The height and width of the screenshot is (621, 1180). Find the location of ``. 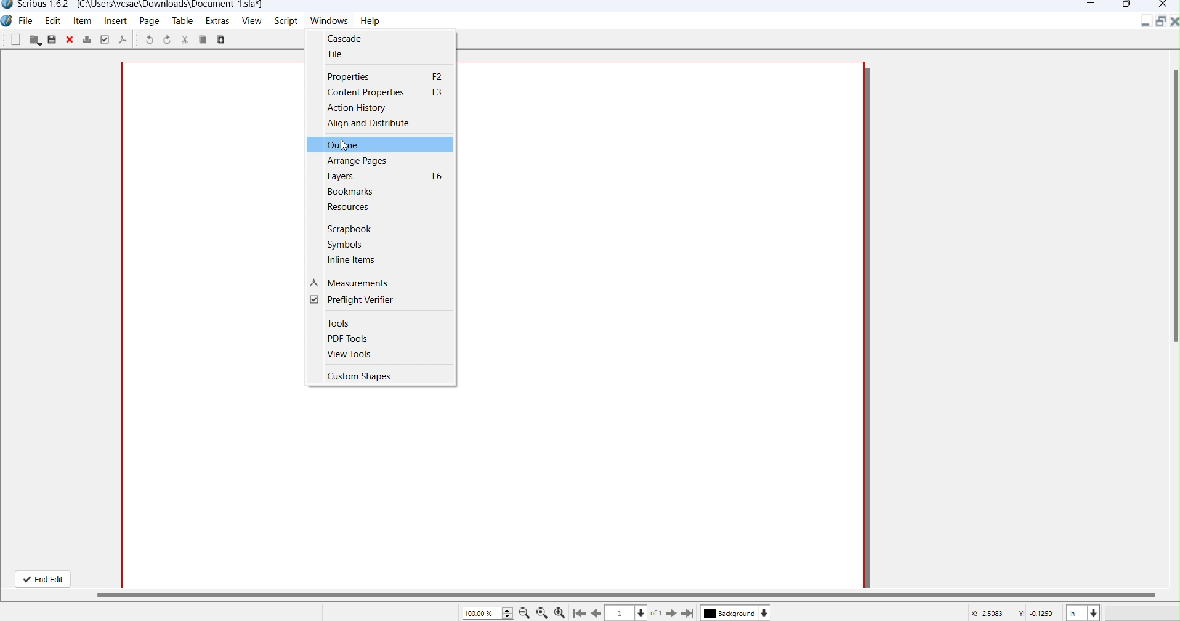

 is located at coordinates (71, 39).